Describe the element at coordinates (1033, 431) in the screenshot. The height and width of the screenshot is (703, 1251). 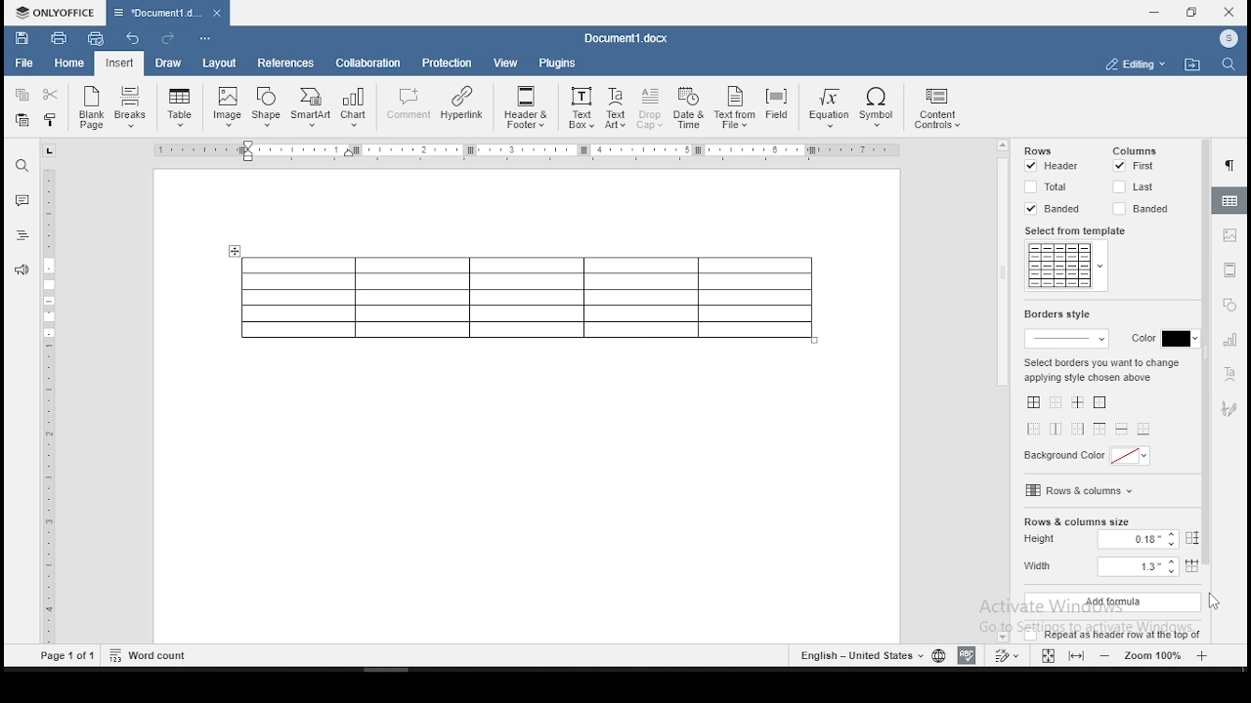
I see `outer left boundary only` at that location.